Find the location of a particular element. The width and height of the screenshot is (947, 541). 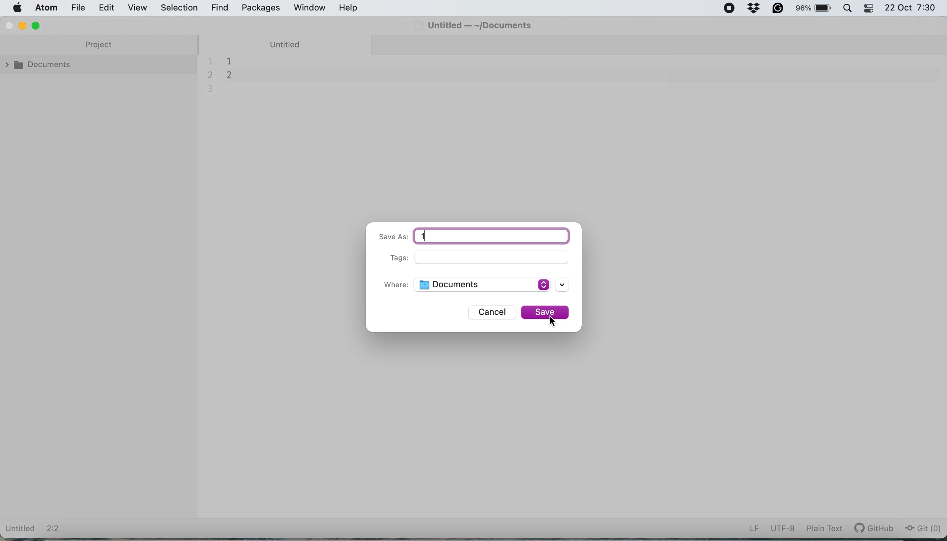

documents is located at coordinates (41, 67).